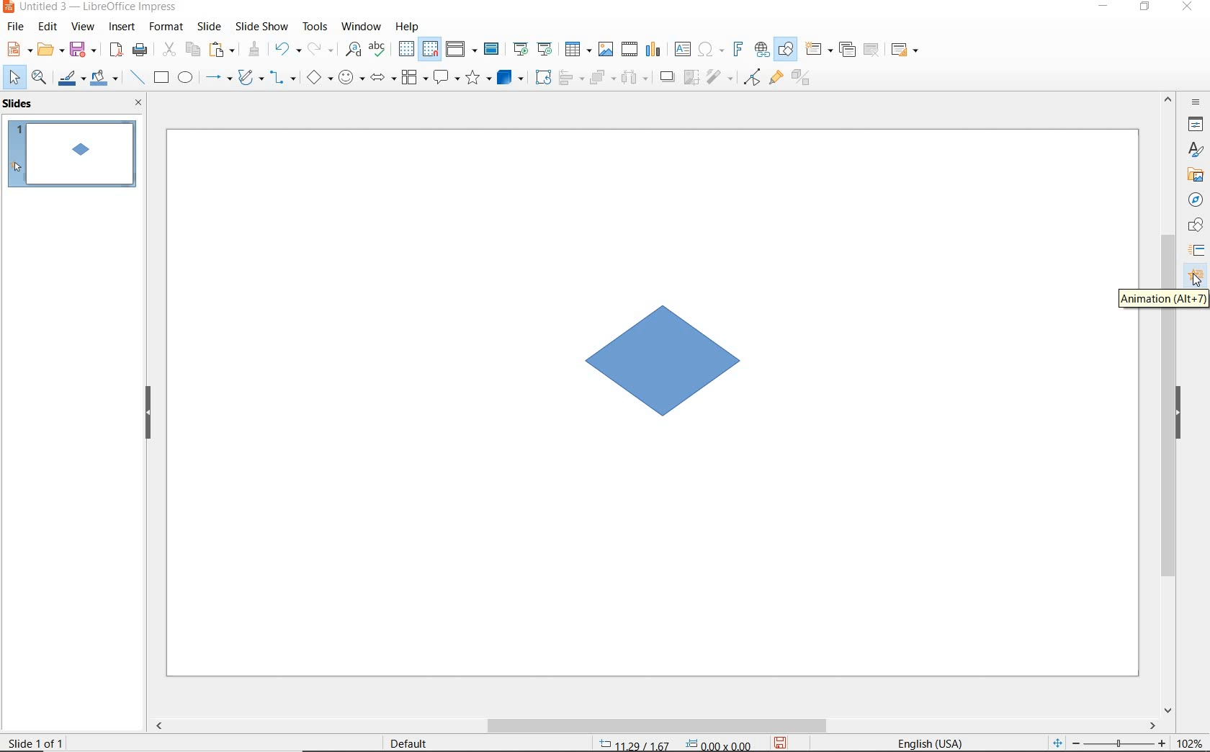 The width and height of the screenshot is (1210, 752). What do you see at coordinates (122, 28) in the screenshot?
I see `insert` at bounding box center [122, 28].